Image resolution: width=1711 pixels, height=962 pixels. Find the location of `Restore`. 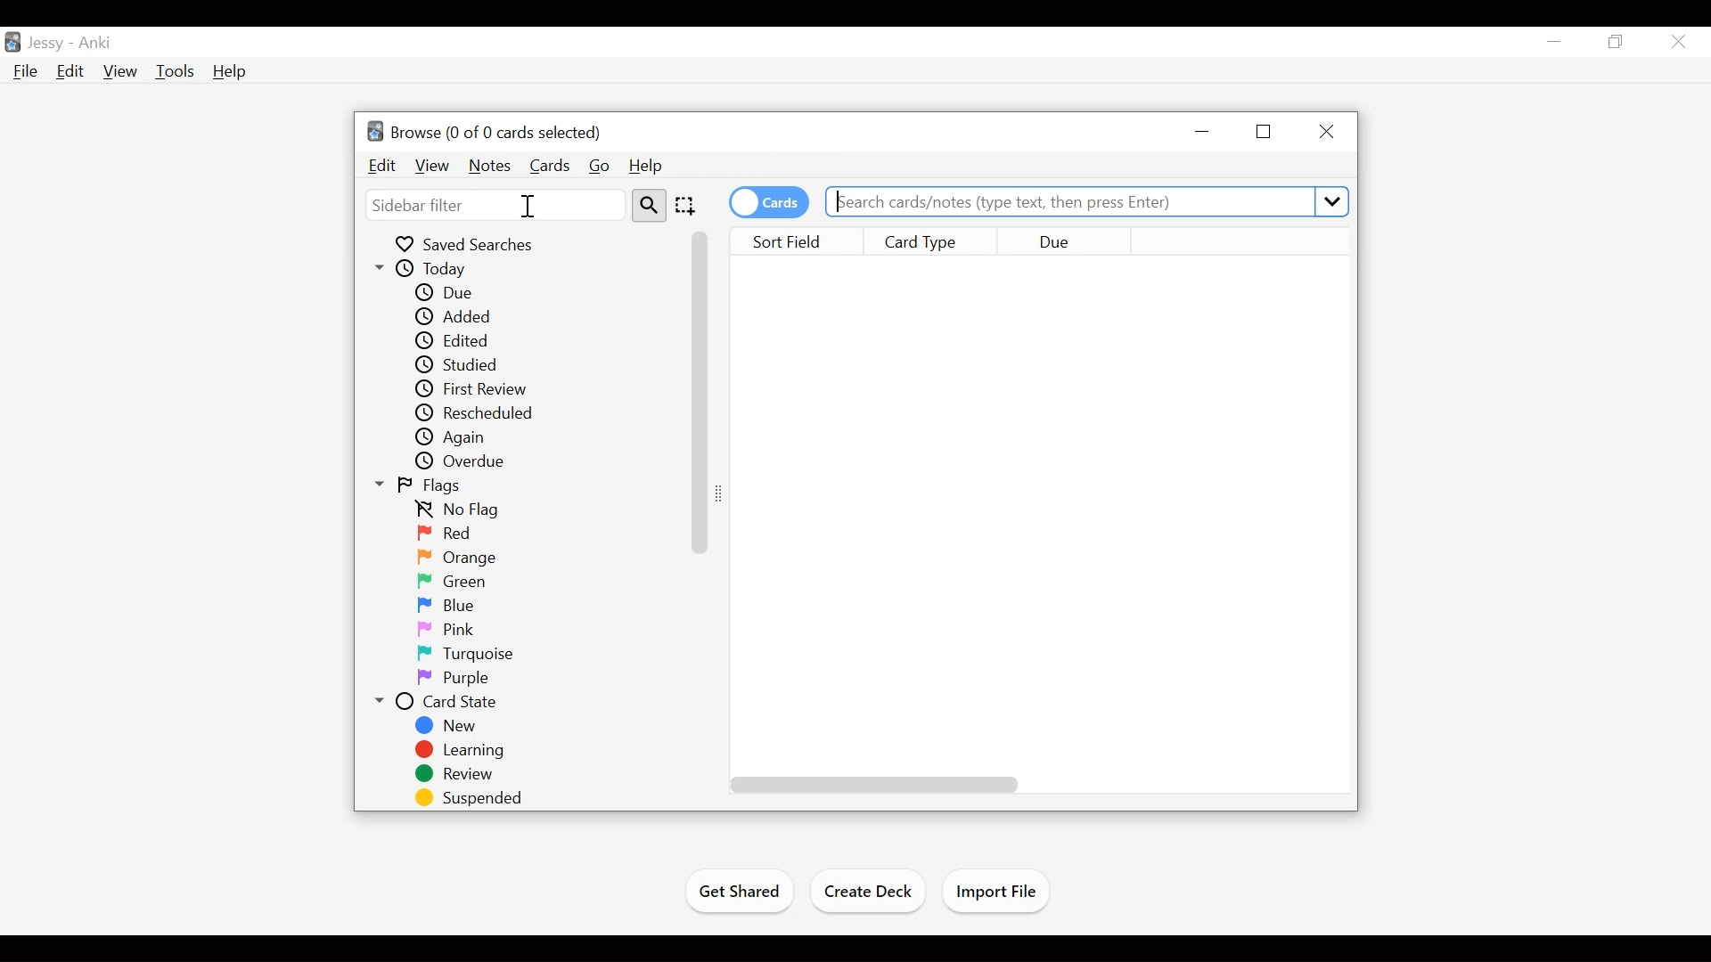

Restore is located at coordinates (1265, 132).